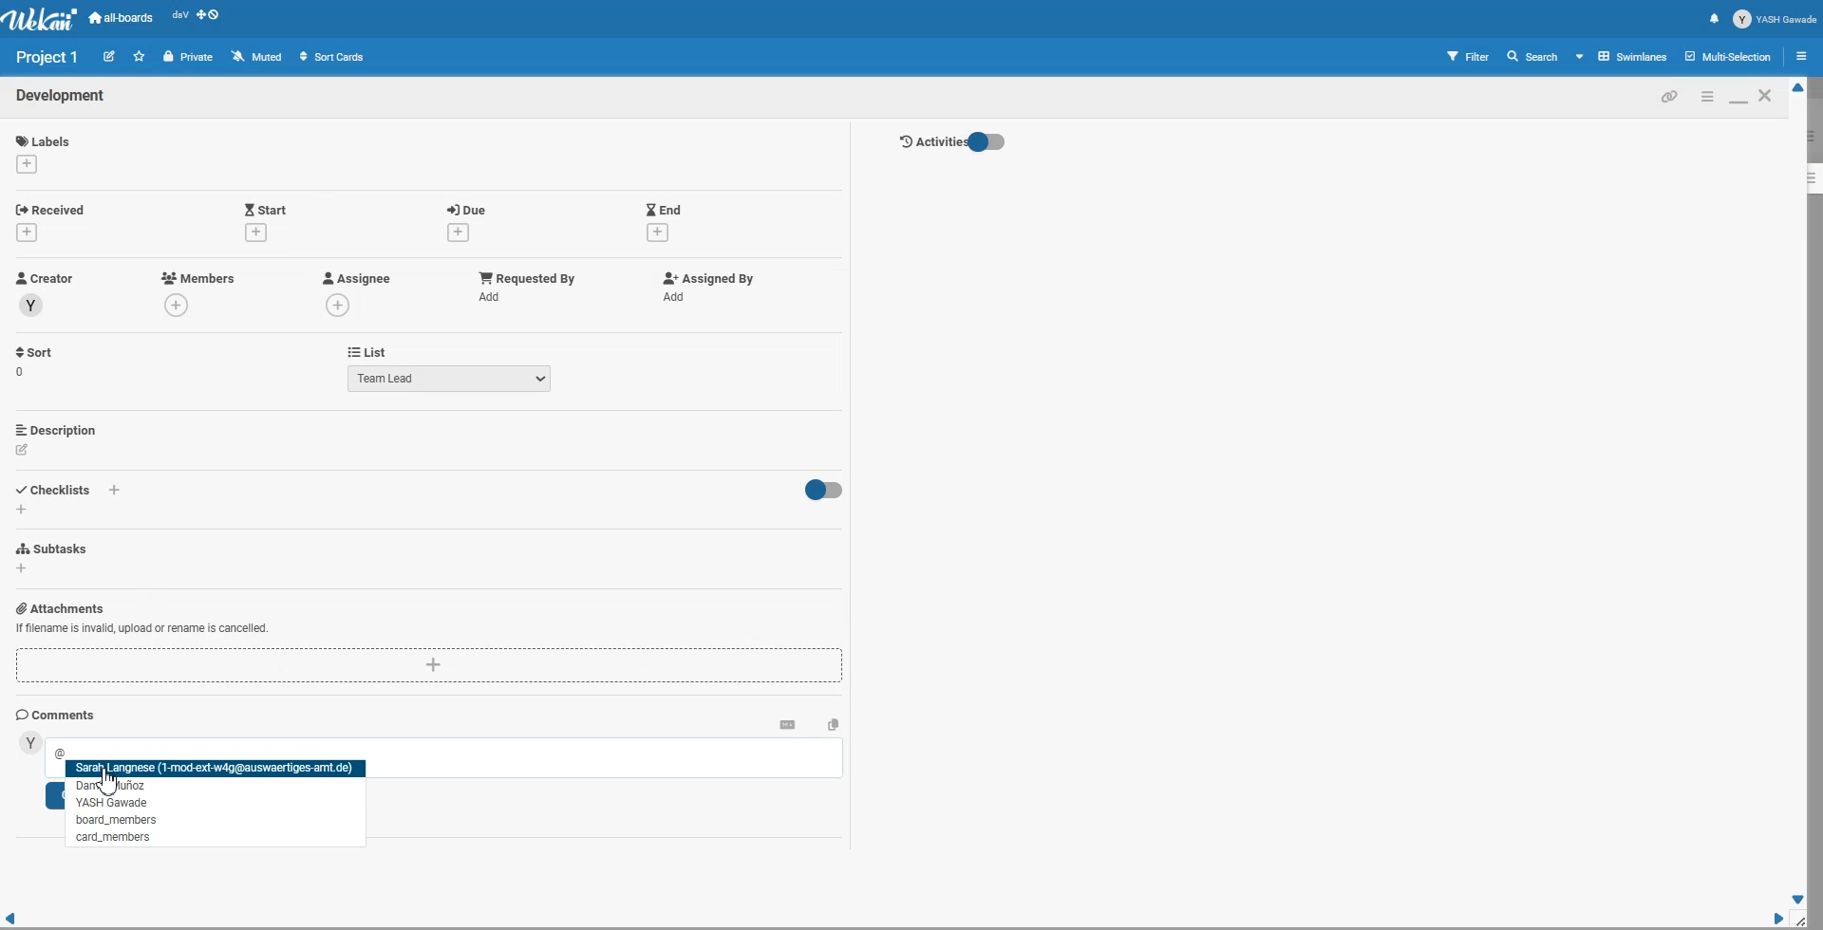 This screenshot has height=930, width=1823. Describe the element at coordinates (951, 142) in the screenshot. I see `Activity Toggle` at that location.